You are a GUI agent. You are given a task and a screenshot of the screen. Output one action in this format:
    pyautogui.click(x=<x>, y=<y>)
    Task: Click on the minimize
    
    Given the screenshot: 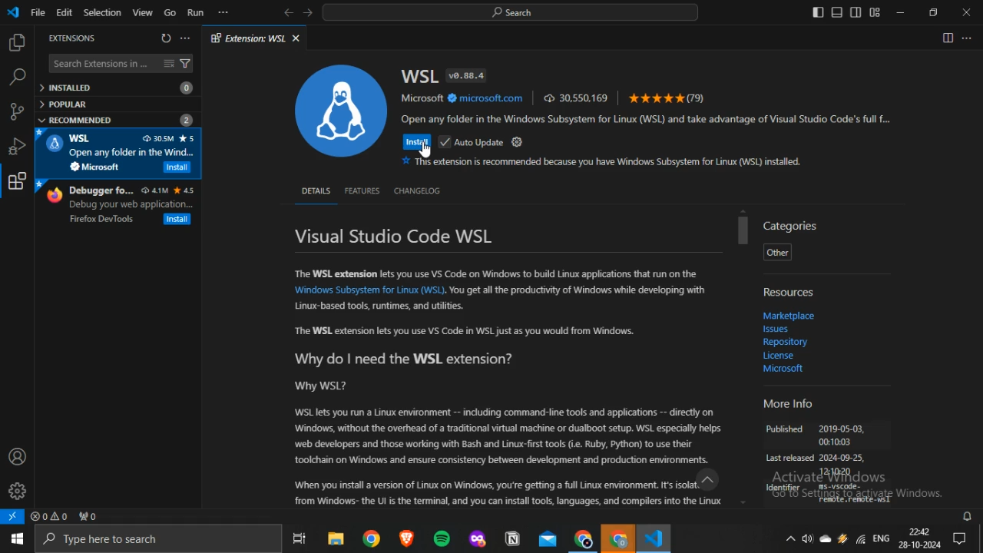 What is the action you would take?
    pyautogui.click(x=900, y=12)
    